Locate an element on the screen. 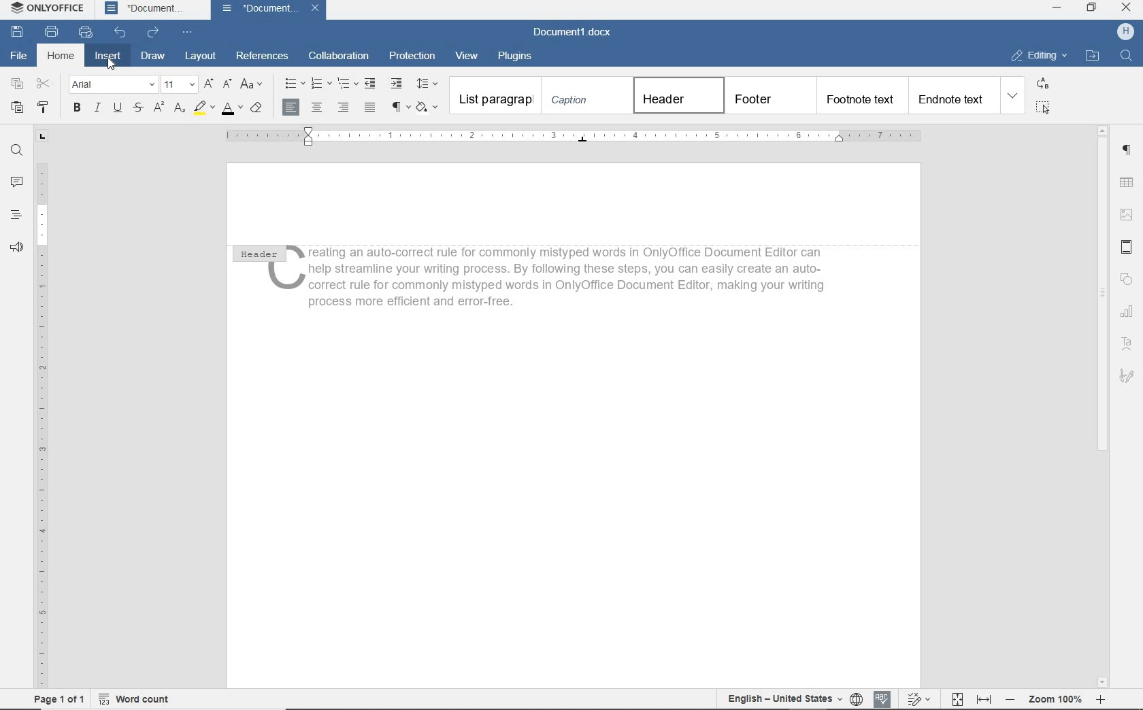 The height and width of the screenshot is (710, 1143). BOLD is located at coordinates (78, 110).